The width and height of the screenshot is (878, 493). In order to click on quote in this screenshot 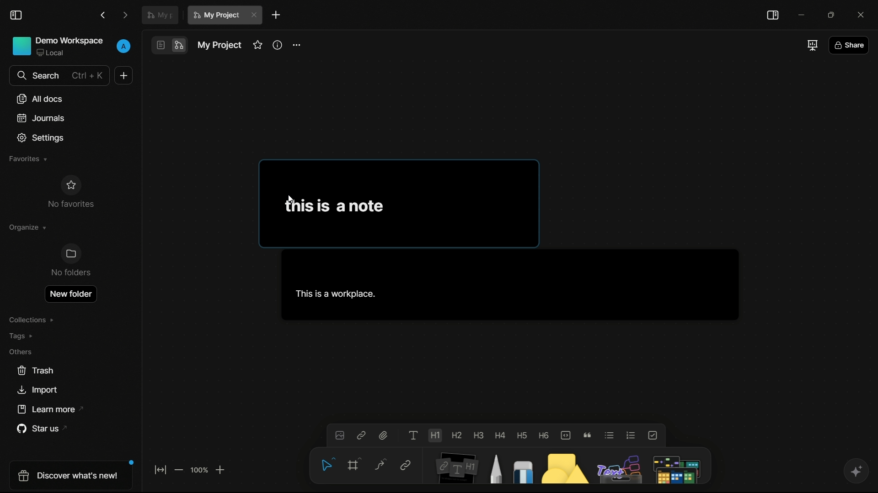, I will do `click(588, 435)`.